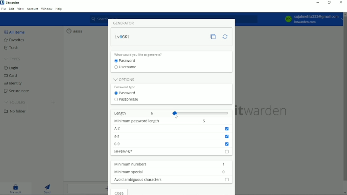 The height and width of the screenshot is (195, 347). Describe the element at coordinates (341, 3) in the screenshot. I see `Close` at that location.